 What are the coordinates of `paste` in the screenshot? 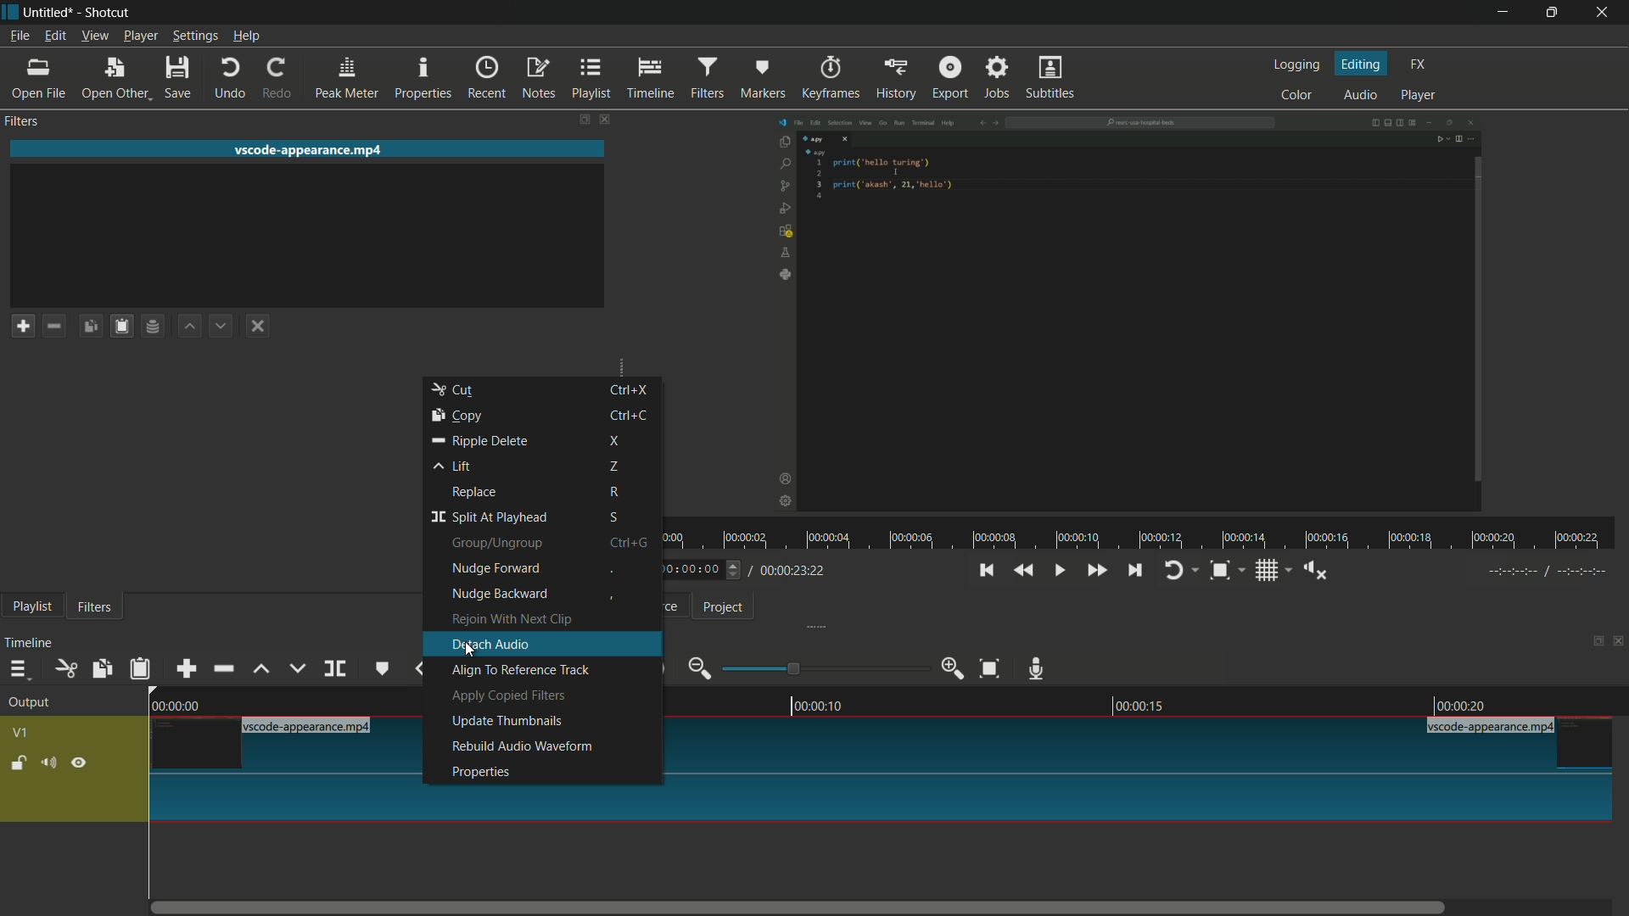 It's located at (140, 669).